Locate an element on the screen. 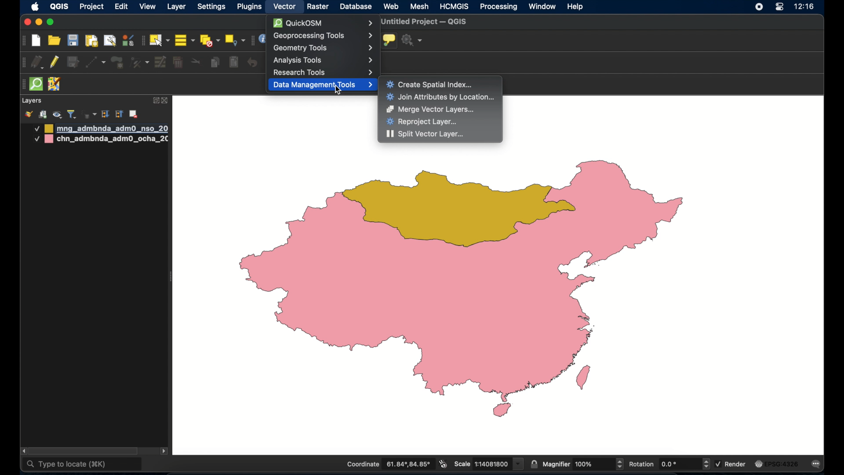 The width and height of the screenshot is (844, 475). delet selected is located at coordinates (177, 62).